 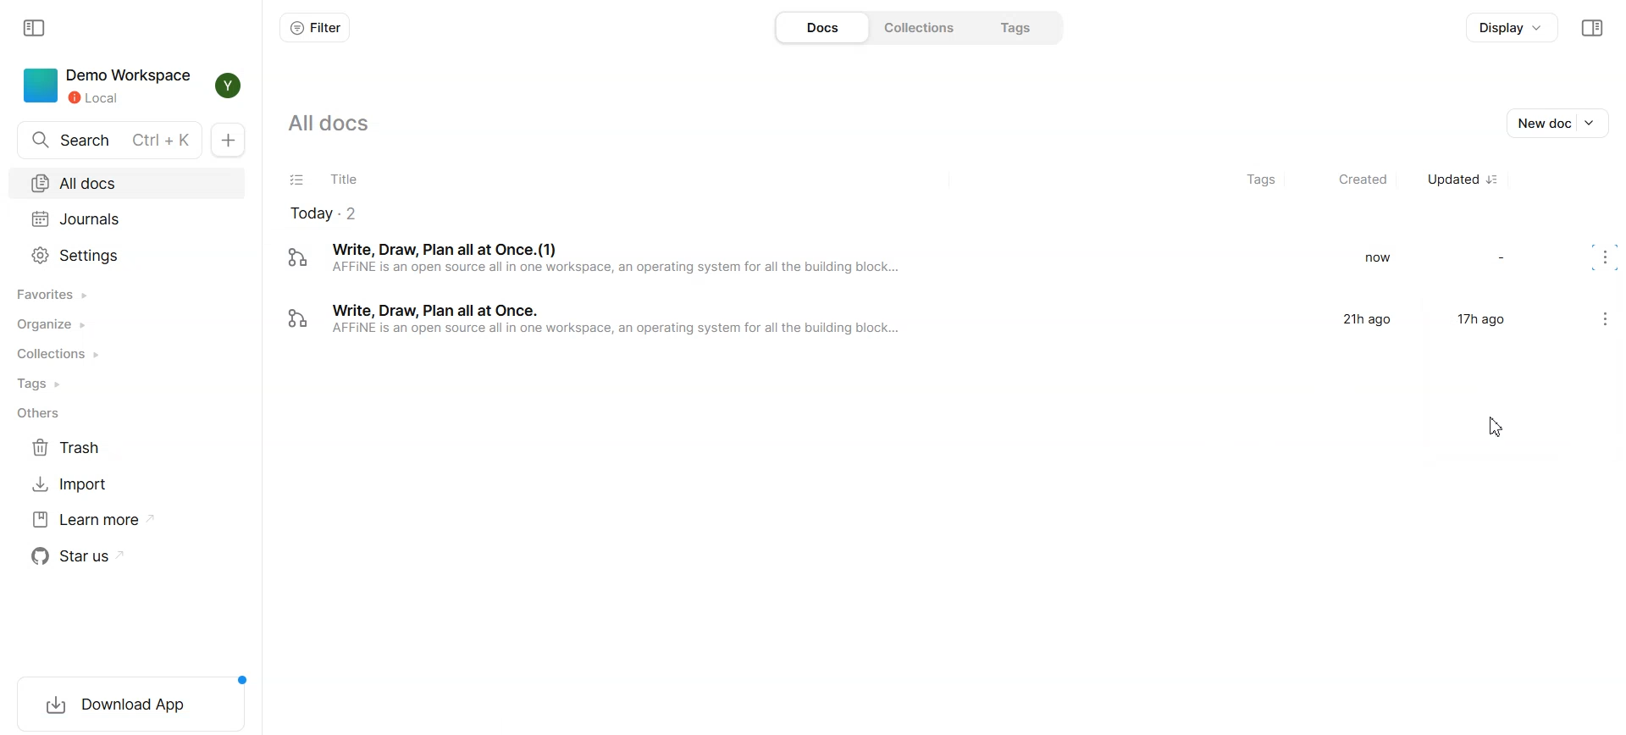 What do you see at coordinates (229, 140) in the screenshot?
I see `New docs` at bounding box center [229, 140].